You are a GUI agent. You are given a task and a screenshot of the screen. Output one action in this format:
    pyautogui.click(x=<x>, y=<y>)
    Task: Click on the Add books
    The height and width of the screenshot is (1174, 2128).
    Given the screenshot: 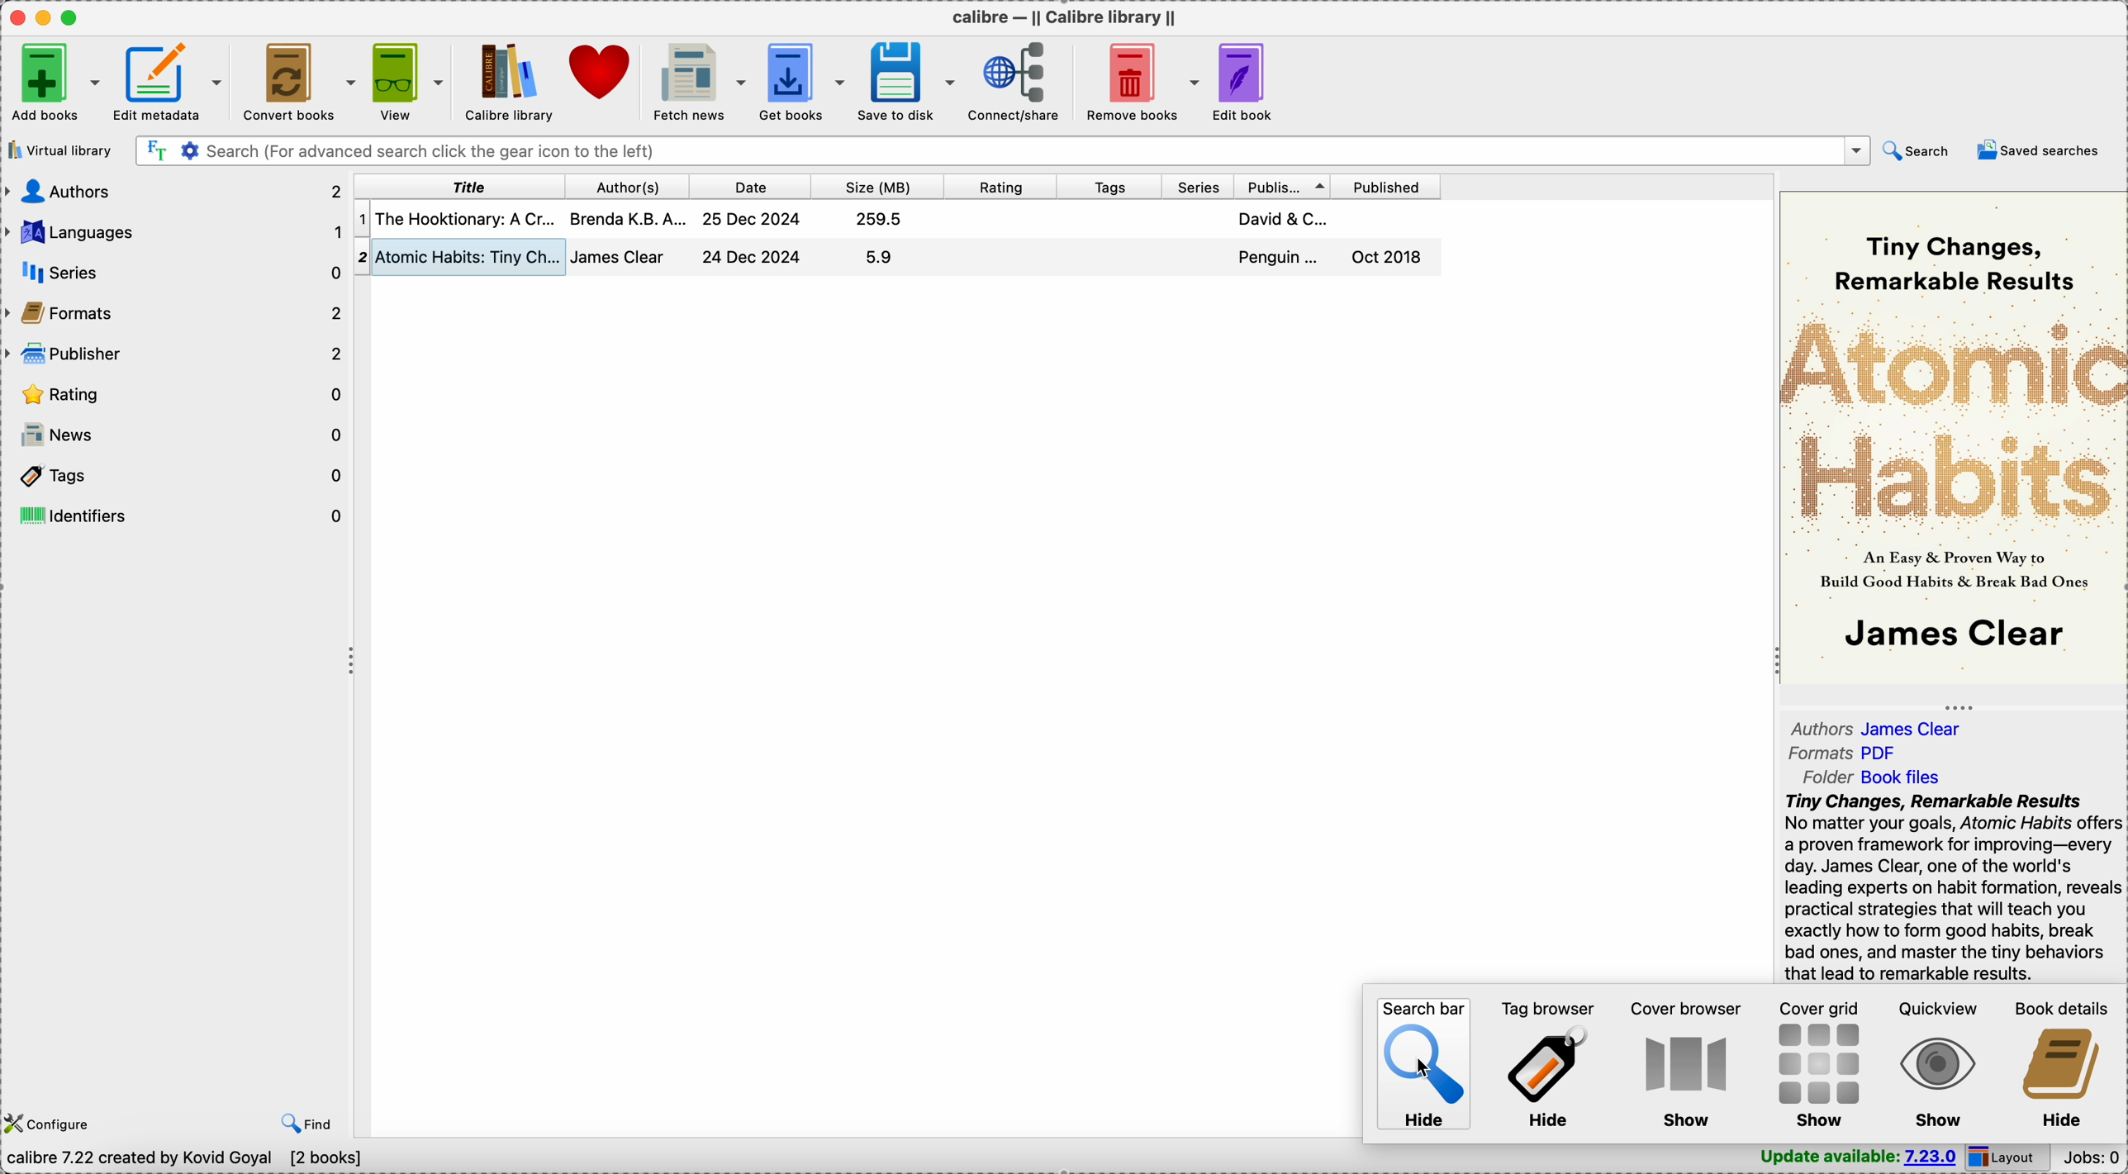 What is the action you would take?
    pyautogui.click(x=53, y=83)
    